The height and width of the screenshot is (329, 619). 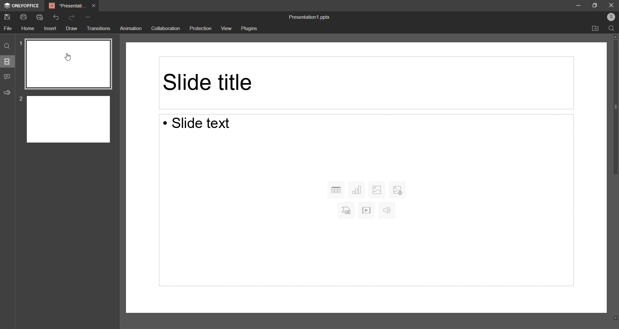 What do you see at coordinates (167, 29) in the screenshot?
I see `Collaboration` at bounding box center [167, 29].